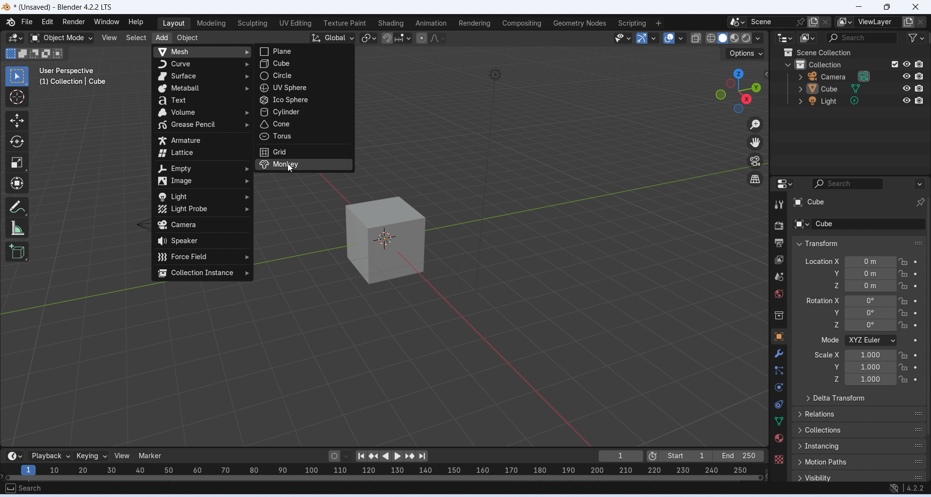  Describe the element at coordinates (758, 38) in the screenshot. I see `shading` at that location.